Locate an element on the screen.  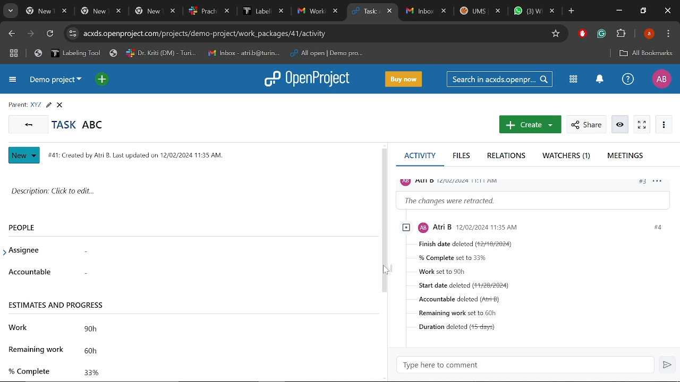
Unwatch work package is located at coordinates (621, 125).